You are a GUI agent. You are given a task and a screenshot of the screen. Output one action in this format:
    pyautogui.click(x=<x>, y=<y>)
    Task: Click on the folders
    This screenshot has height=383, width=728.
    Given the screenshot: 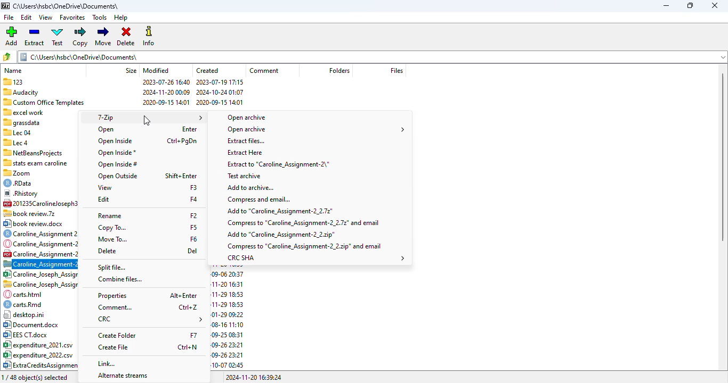 What is the action you would take?
    pyautogui.click(x=338, y=71)
    